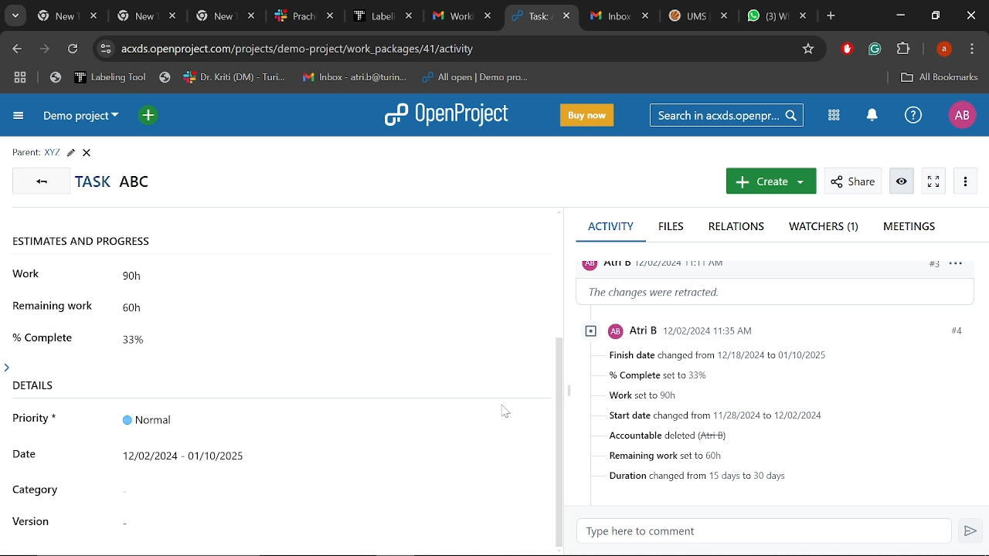 The height and width of the screenshot is (556, 989). What do you see at coordinates (832, 18) in the screenshot?
I see `Add new tab` at bounding box center [832, 18].